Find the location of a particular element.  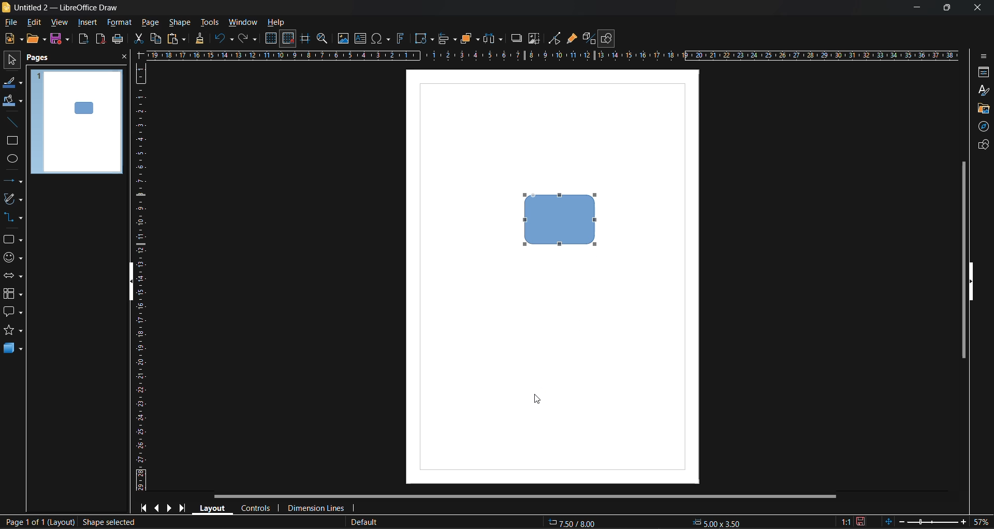

gallery is located at coordinates (983, 110).